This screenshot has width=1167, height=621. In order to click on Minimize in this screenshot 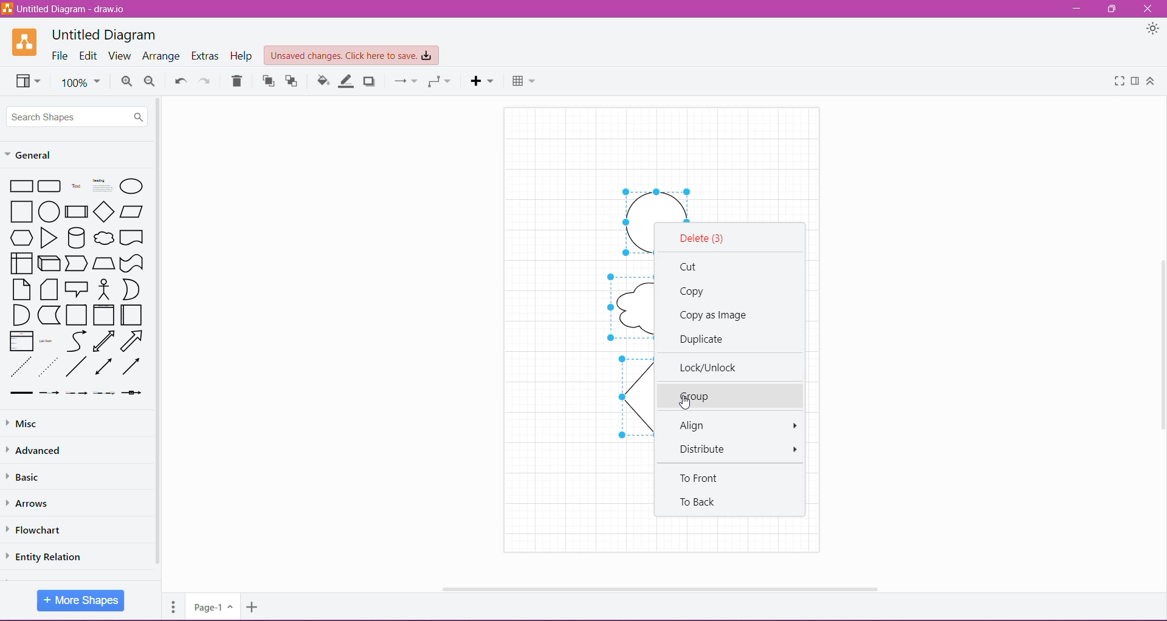, I will do `click(1076, 9)`.